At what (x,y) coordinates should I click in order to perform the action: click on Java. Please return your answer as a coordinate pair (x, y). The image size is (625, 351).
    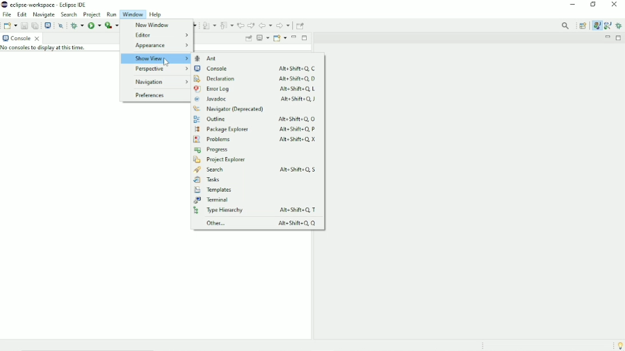
    Looking at the image, I should click on (597, 26).